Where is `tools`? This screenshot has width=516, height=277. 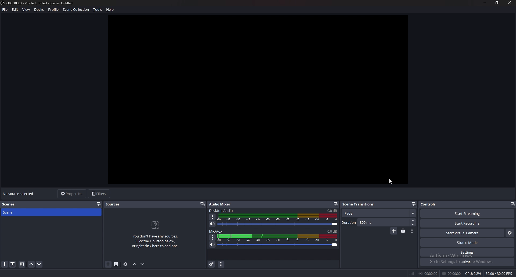 tools is located at coordinates (97, 10).